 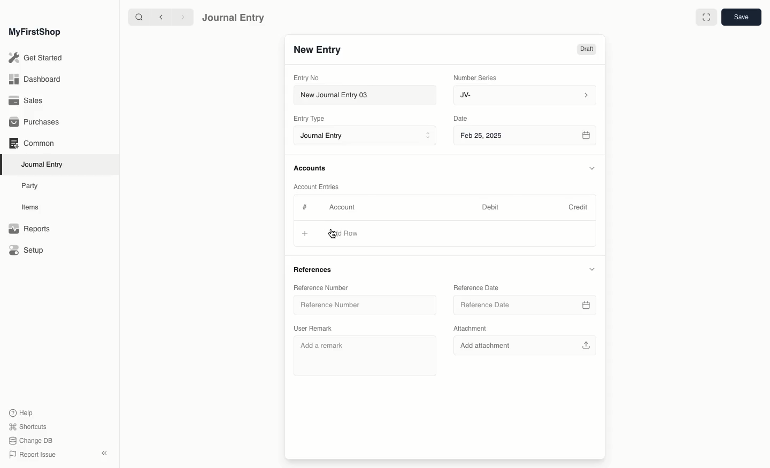 What do you see at coordinates (31, 143) in the screenshot?
I see `Common` at bounding box center [31, 143].